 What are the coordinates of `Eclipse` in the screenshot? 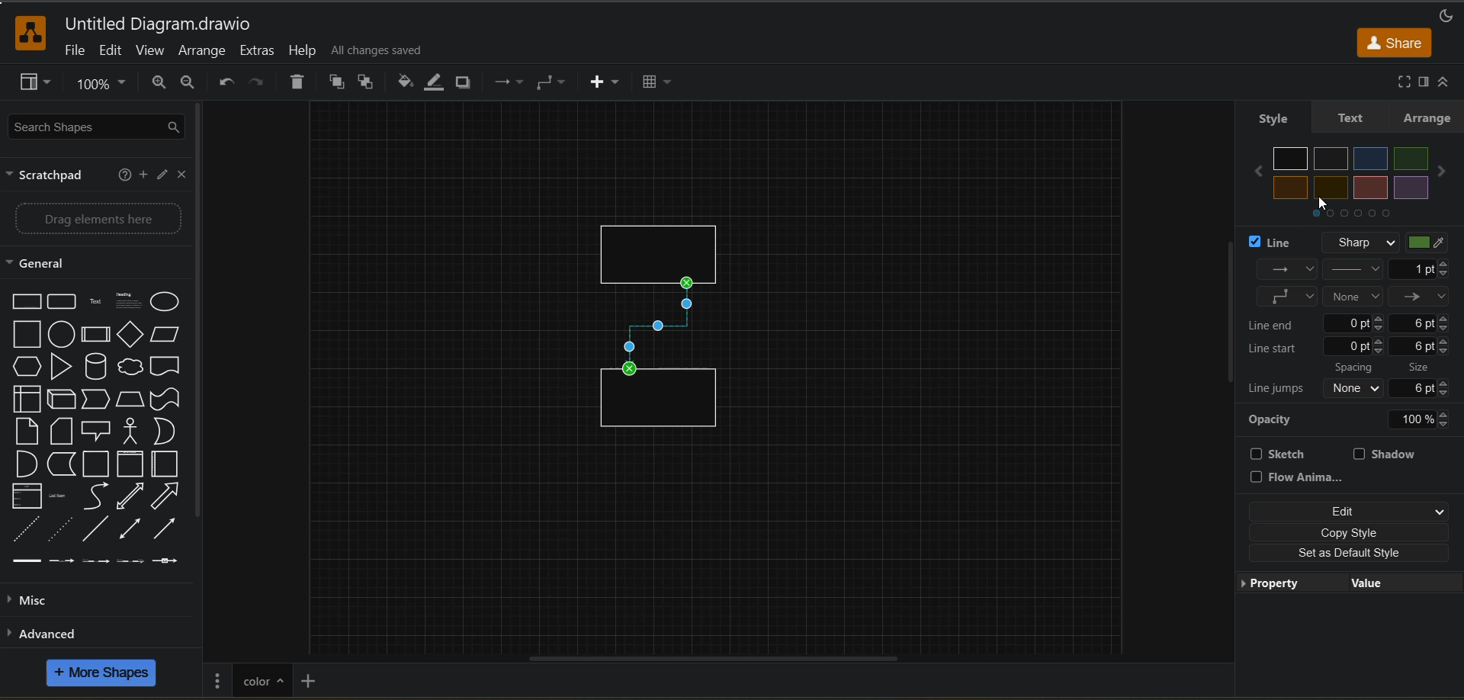 It's located at (168, 303).